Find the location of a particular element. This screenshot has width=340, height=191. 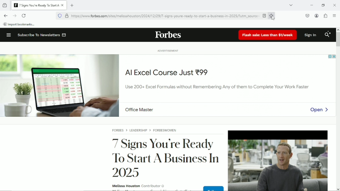

open application menu is located at coordinates (334, 15).